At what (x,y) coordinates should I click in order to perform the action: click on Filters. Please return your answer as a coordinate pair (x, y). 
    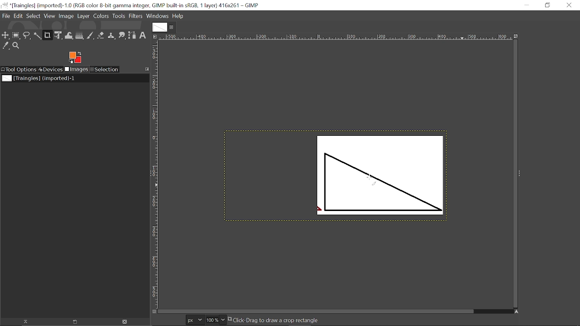
    Looking at the image, I should click on (135, 16).